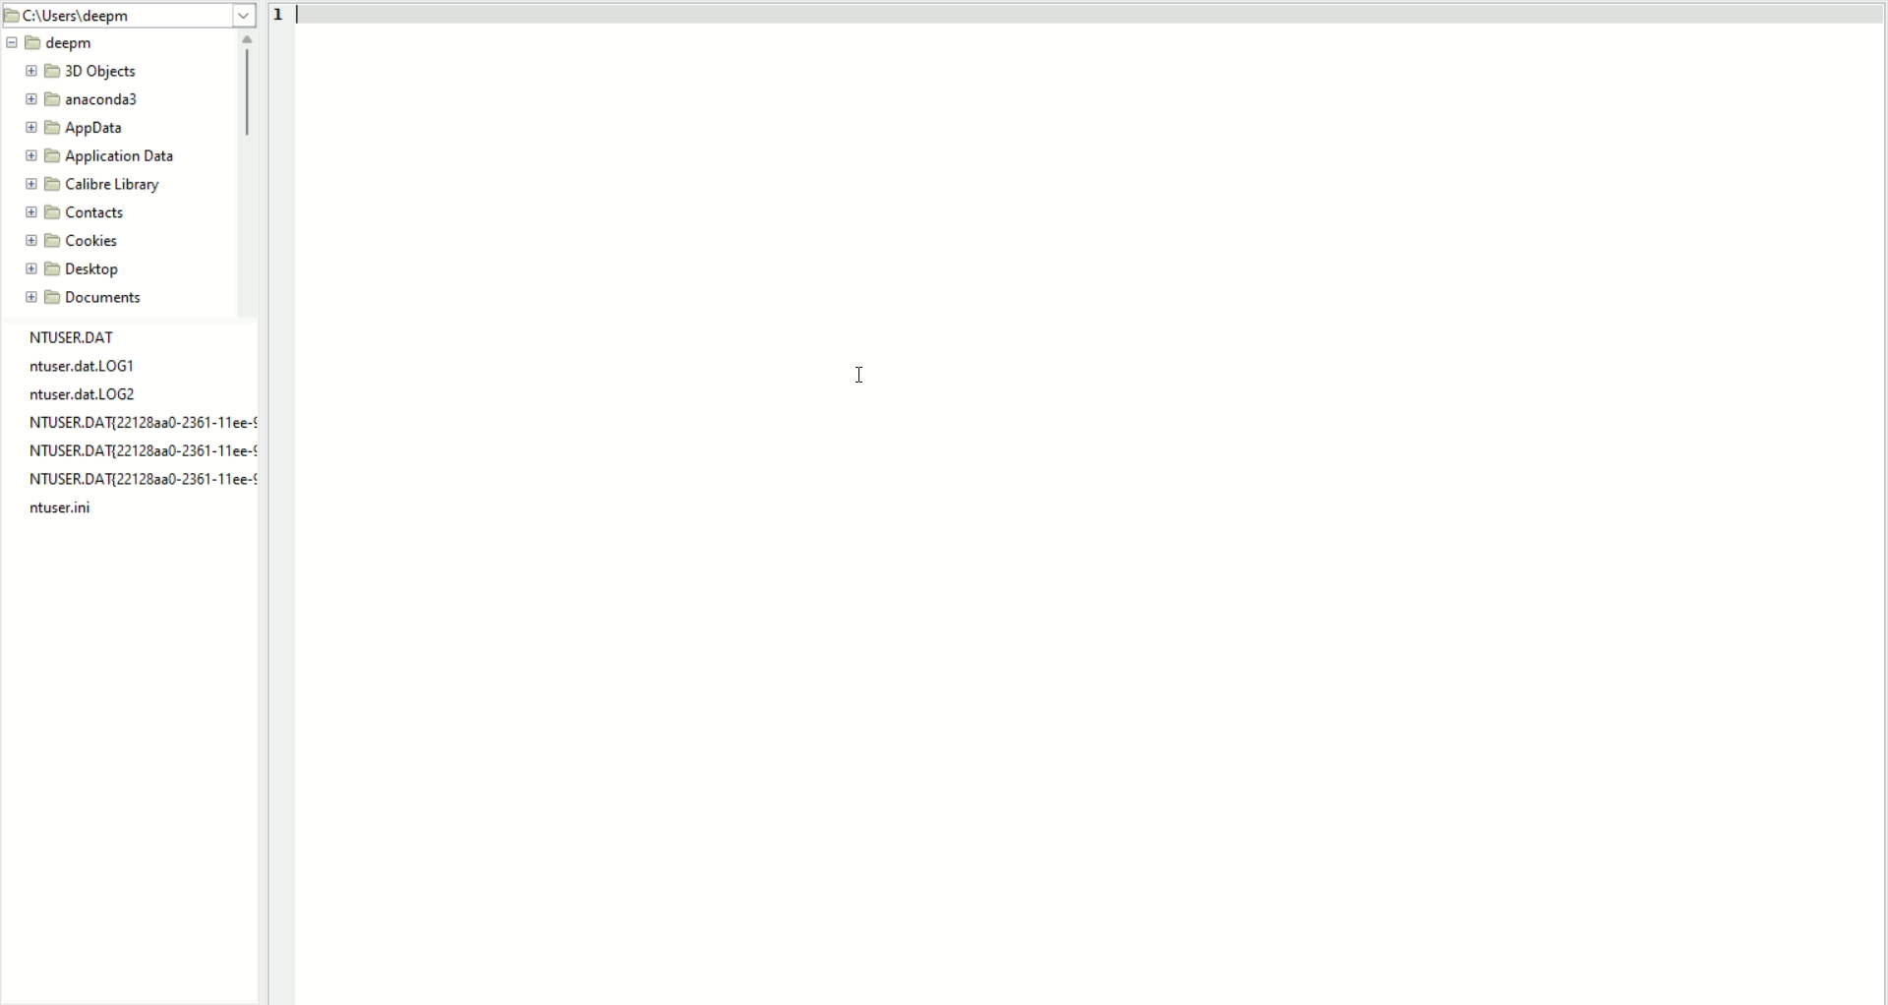 The width and height of the screenshot is (1888, 1005). Describe the element at coordinates (138, 450) in the screenshot. I see `file name` at that location.